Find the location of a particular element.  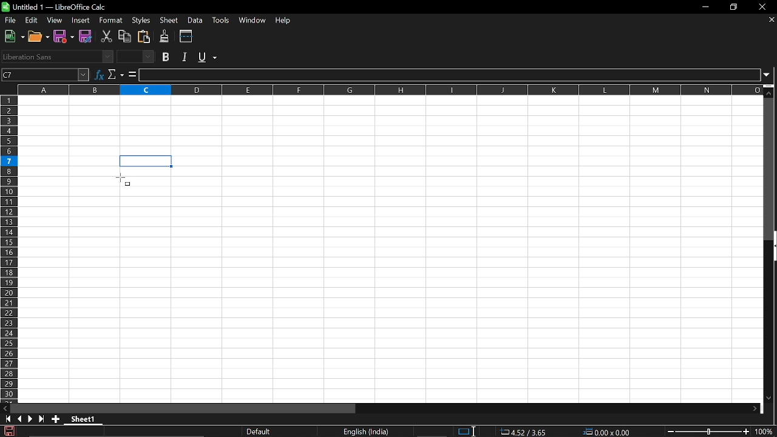

Change Zoom is located at coordinates (709, 432).